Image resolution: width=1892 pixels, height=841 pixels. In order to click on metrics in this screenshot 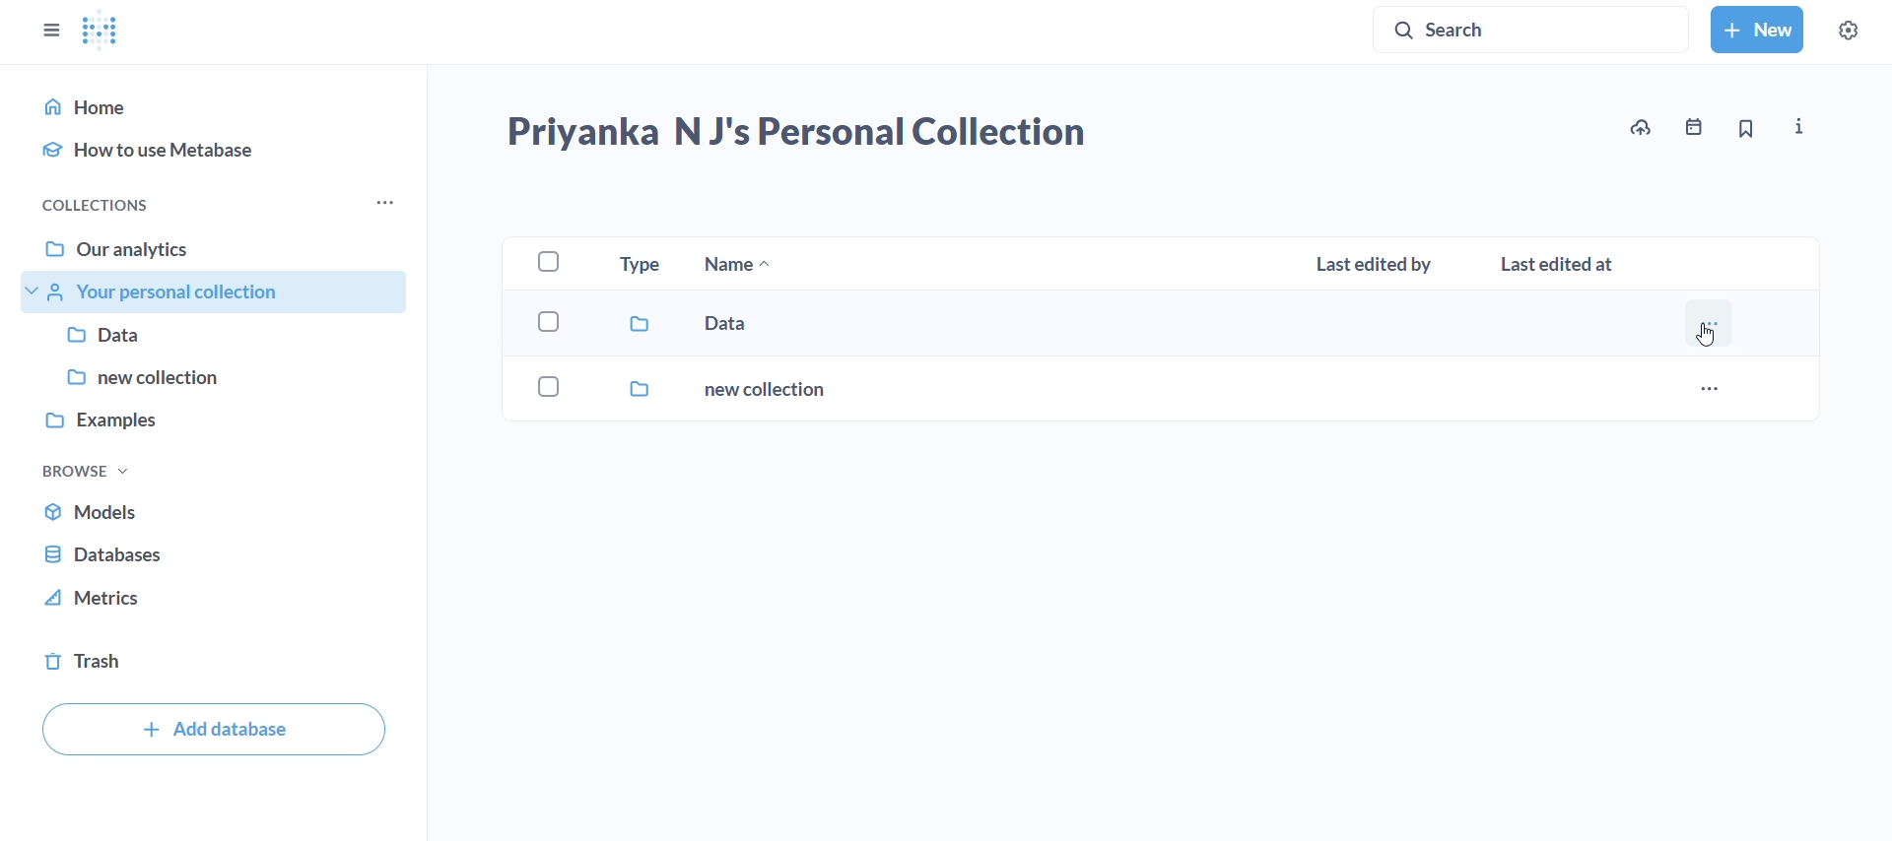, I will do `click(220, 599)`.